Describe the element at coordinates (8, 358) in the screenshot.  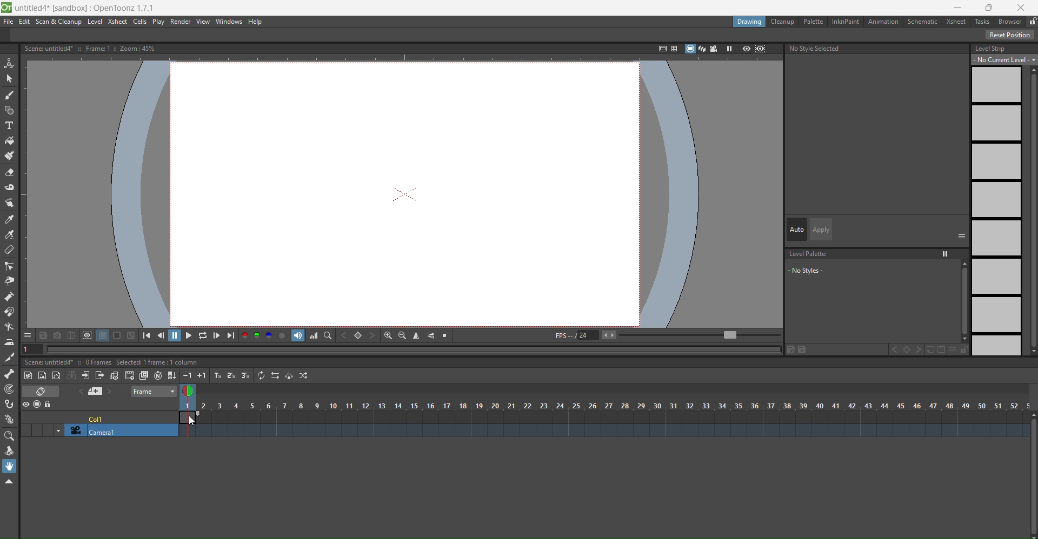
I see `cutter tool` at that location.